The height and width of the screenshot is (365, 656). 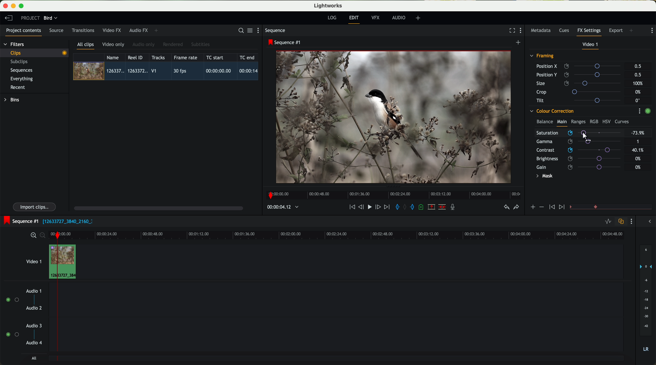 I want to click on rendered, so click(x=173, y=45).